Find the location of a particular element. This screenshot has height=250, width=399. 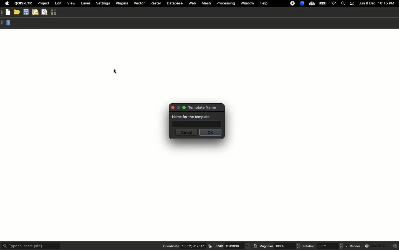

Cancel is located at coordinates (186, 132).